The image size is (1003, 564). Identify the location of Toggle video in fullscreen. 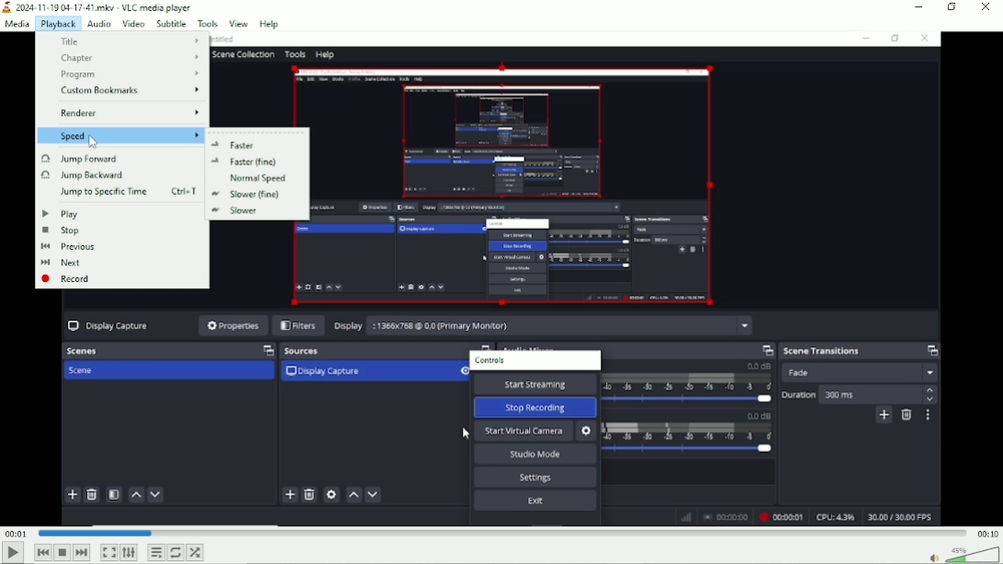
(109, 553).